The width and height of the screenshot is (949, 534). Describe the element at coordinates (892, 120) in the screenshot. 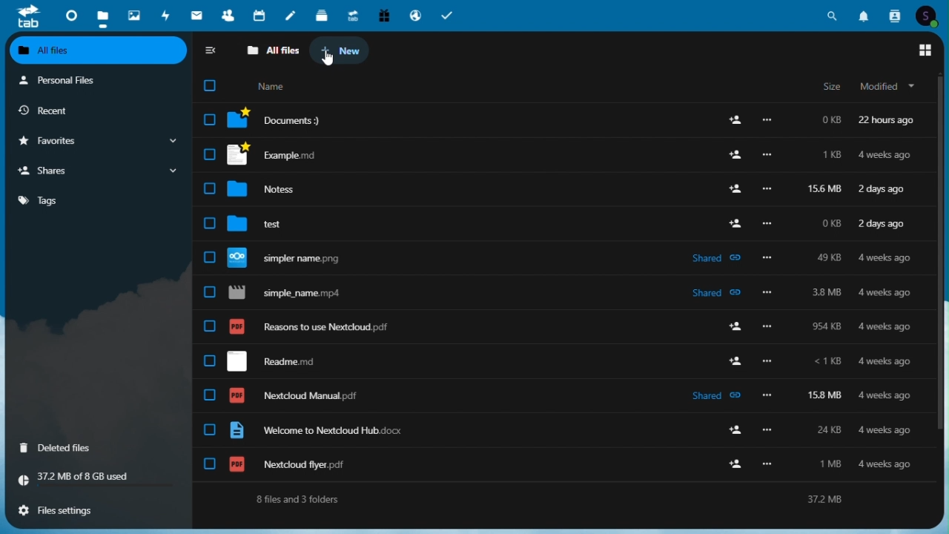

I see `22 hours ago` at that location.